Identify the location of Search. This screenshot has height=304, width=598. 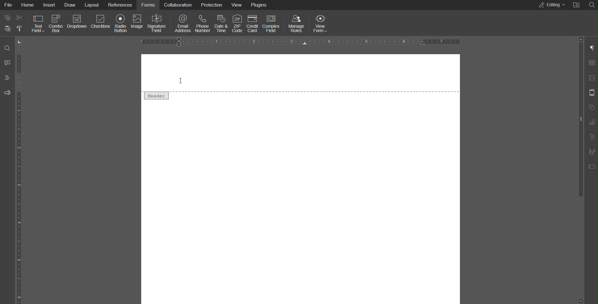
(7, 48).